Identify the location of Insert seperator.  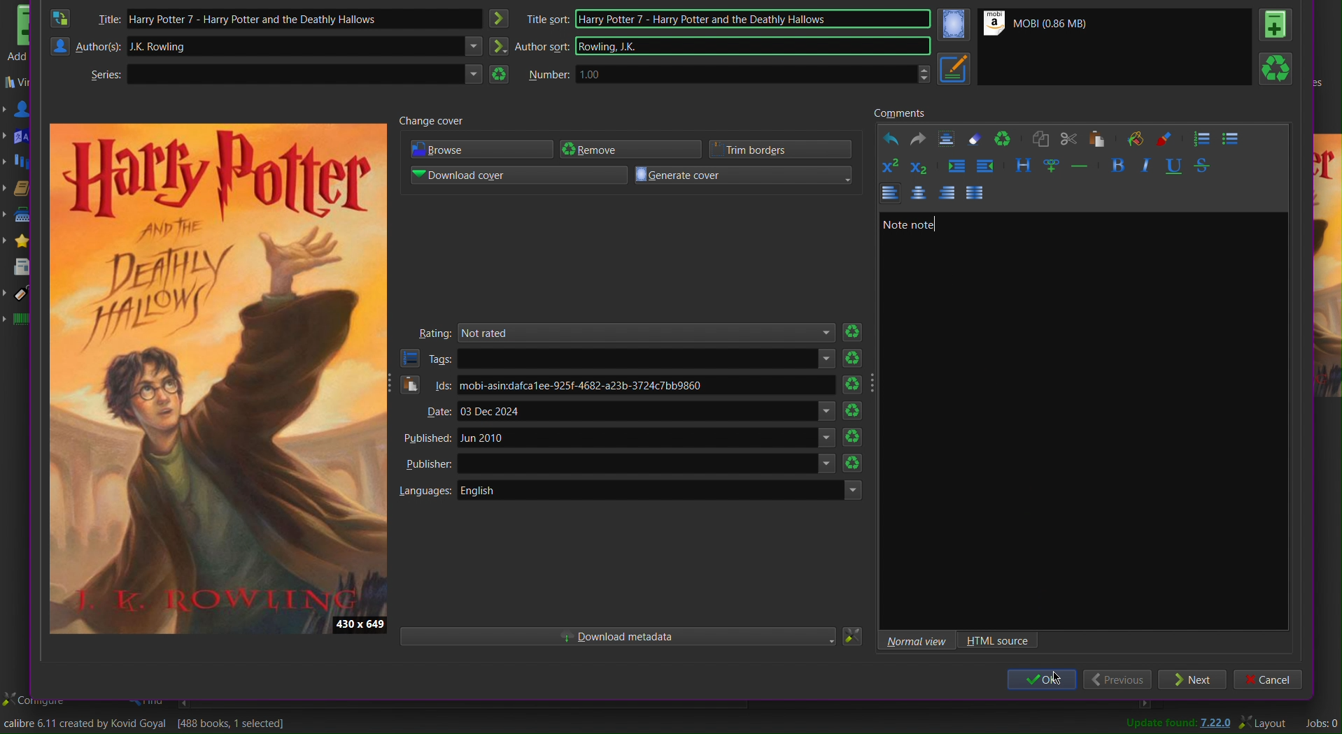
(1080, 165).